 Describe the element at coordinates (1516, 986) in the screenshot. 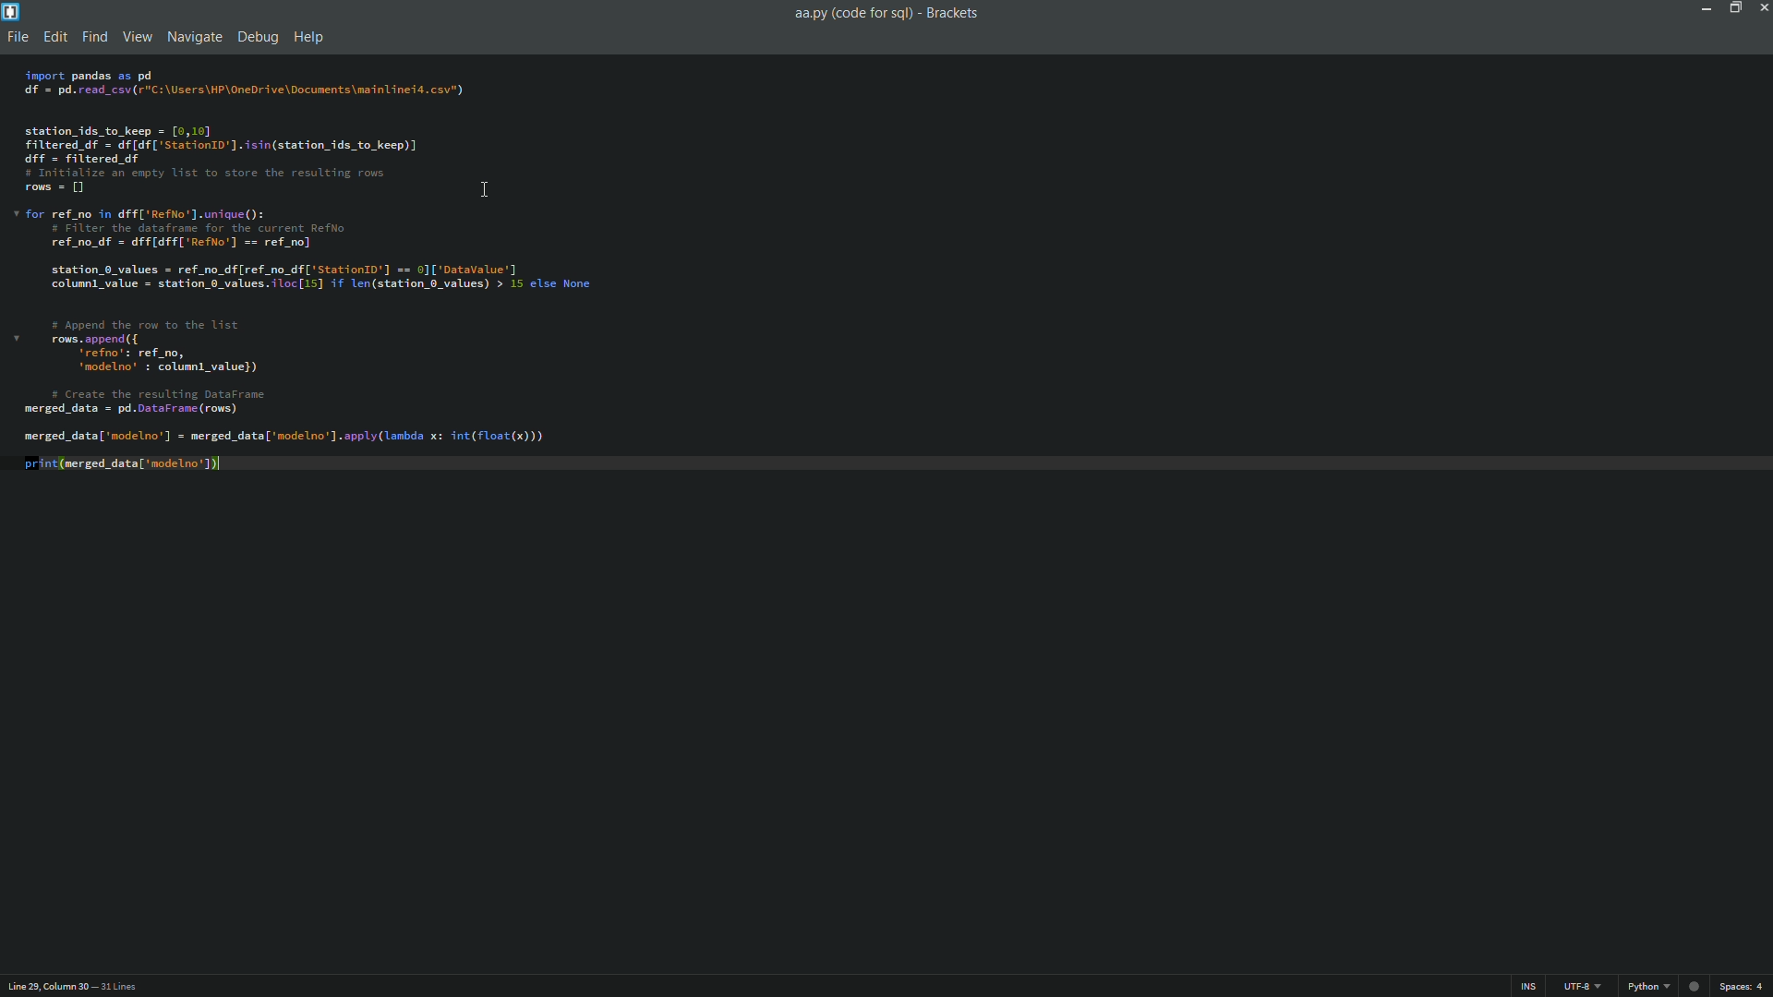

I see `ins` at that location.